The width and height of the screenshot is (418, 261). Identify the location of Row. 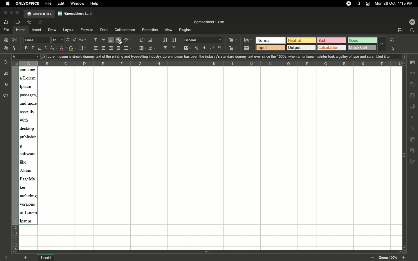
(15, 157).